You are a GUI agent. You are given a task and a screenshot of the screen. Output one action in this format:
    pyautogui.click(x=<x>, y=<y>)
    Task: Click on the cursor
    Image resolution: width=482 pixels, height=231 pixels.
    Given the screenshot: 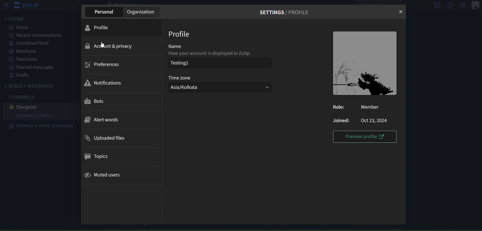 What is the action you would take?
    pyautogui.click(x=102, y=44)
    